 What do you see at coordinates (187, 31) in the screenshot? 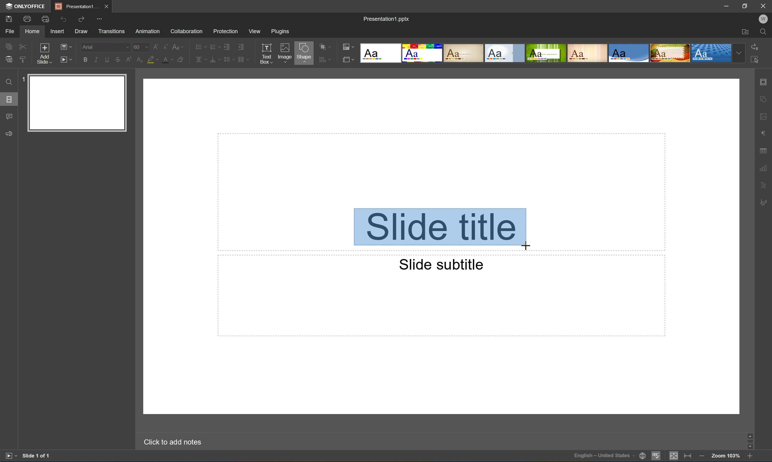
I see `Collaboration` at bounding box center [187, 31].